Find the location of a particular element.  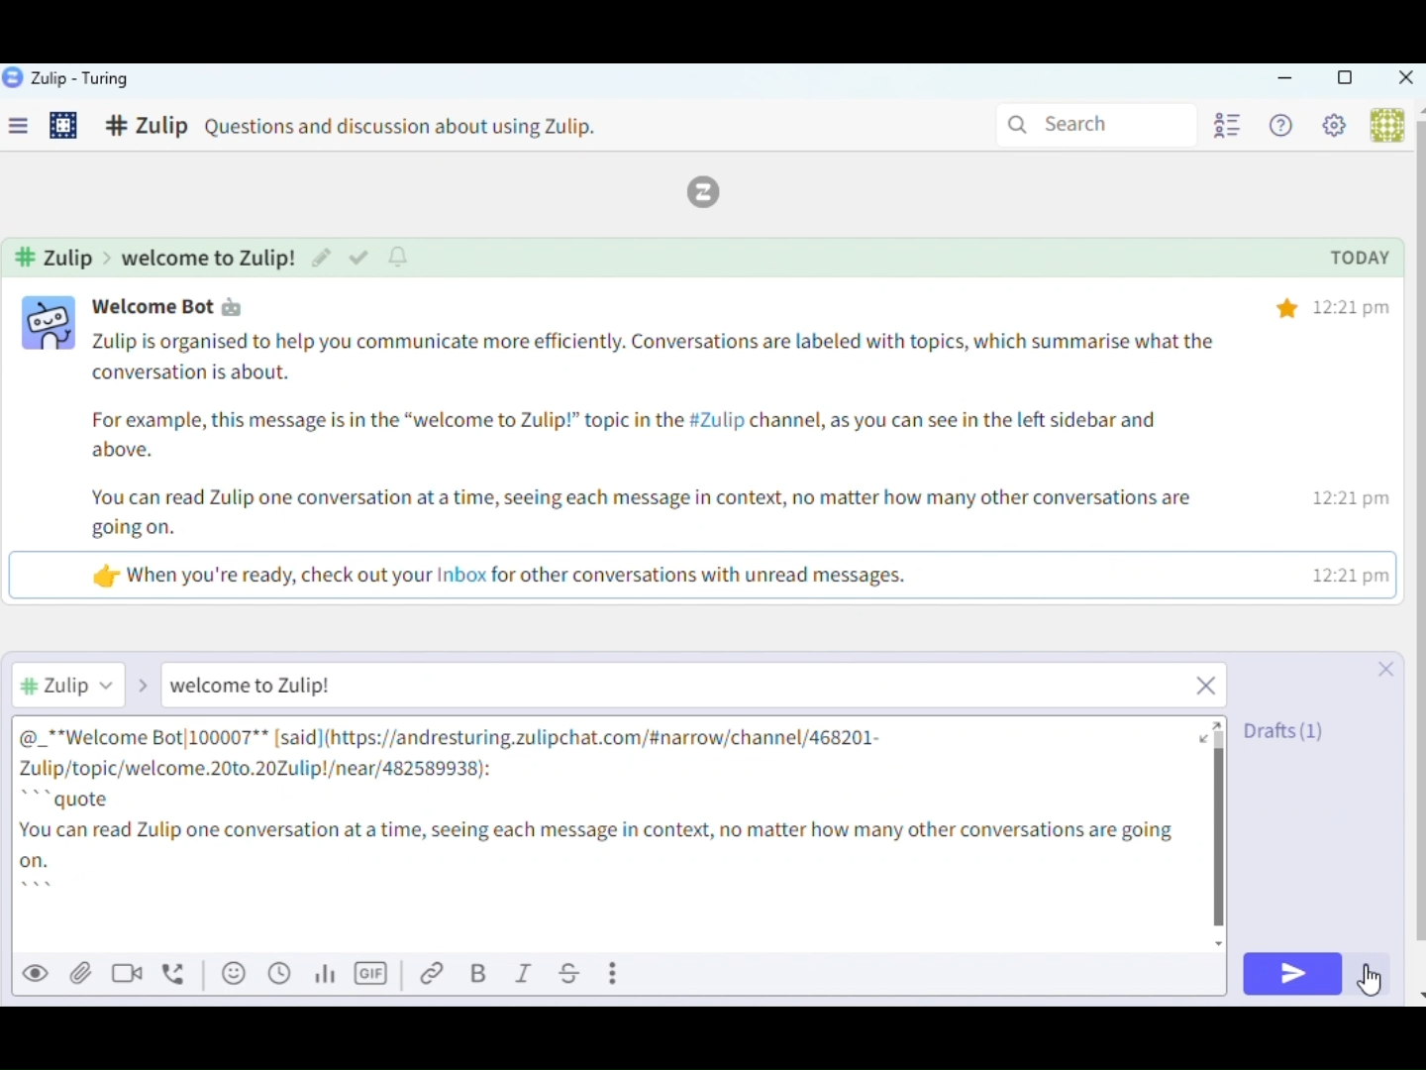

User is located at coordinates (88, 684).